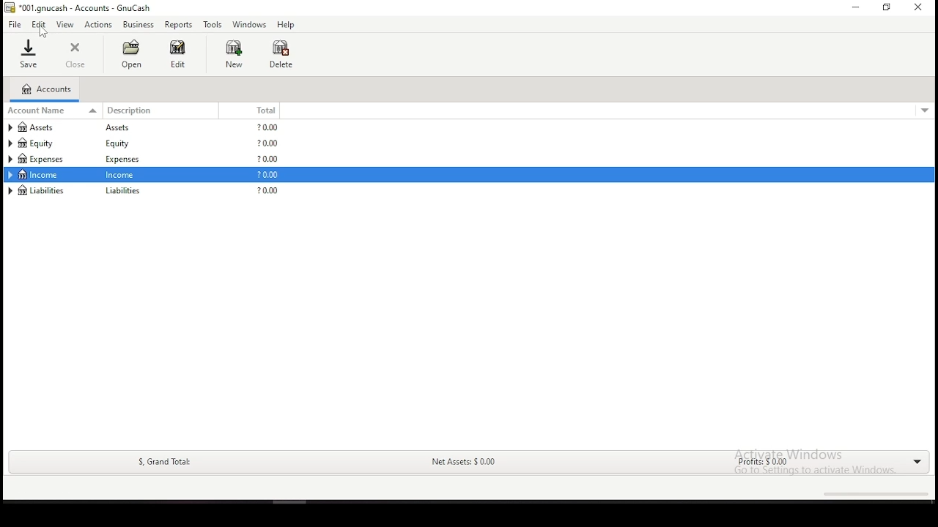 This screenshot has width=938, height=527. What do you see at coordinates (48, 127) in the screenshot?
I see `assets` at bounding box center [48, 127].